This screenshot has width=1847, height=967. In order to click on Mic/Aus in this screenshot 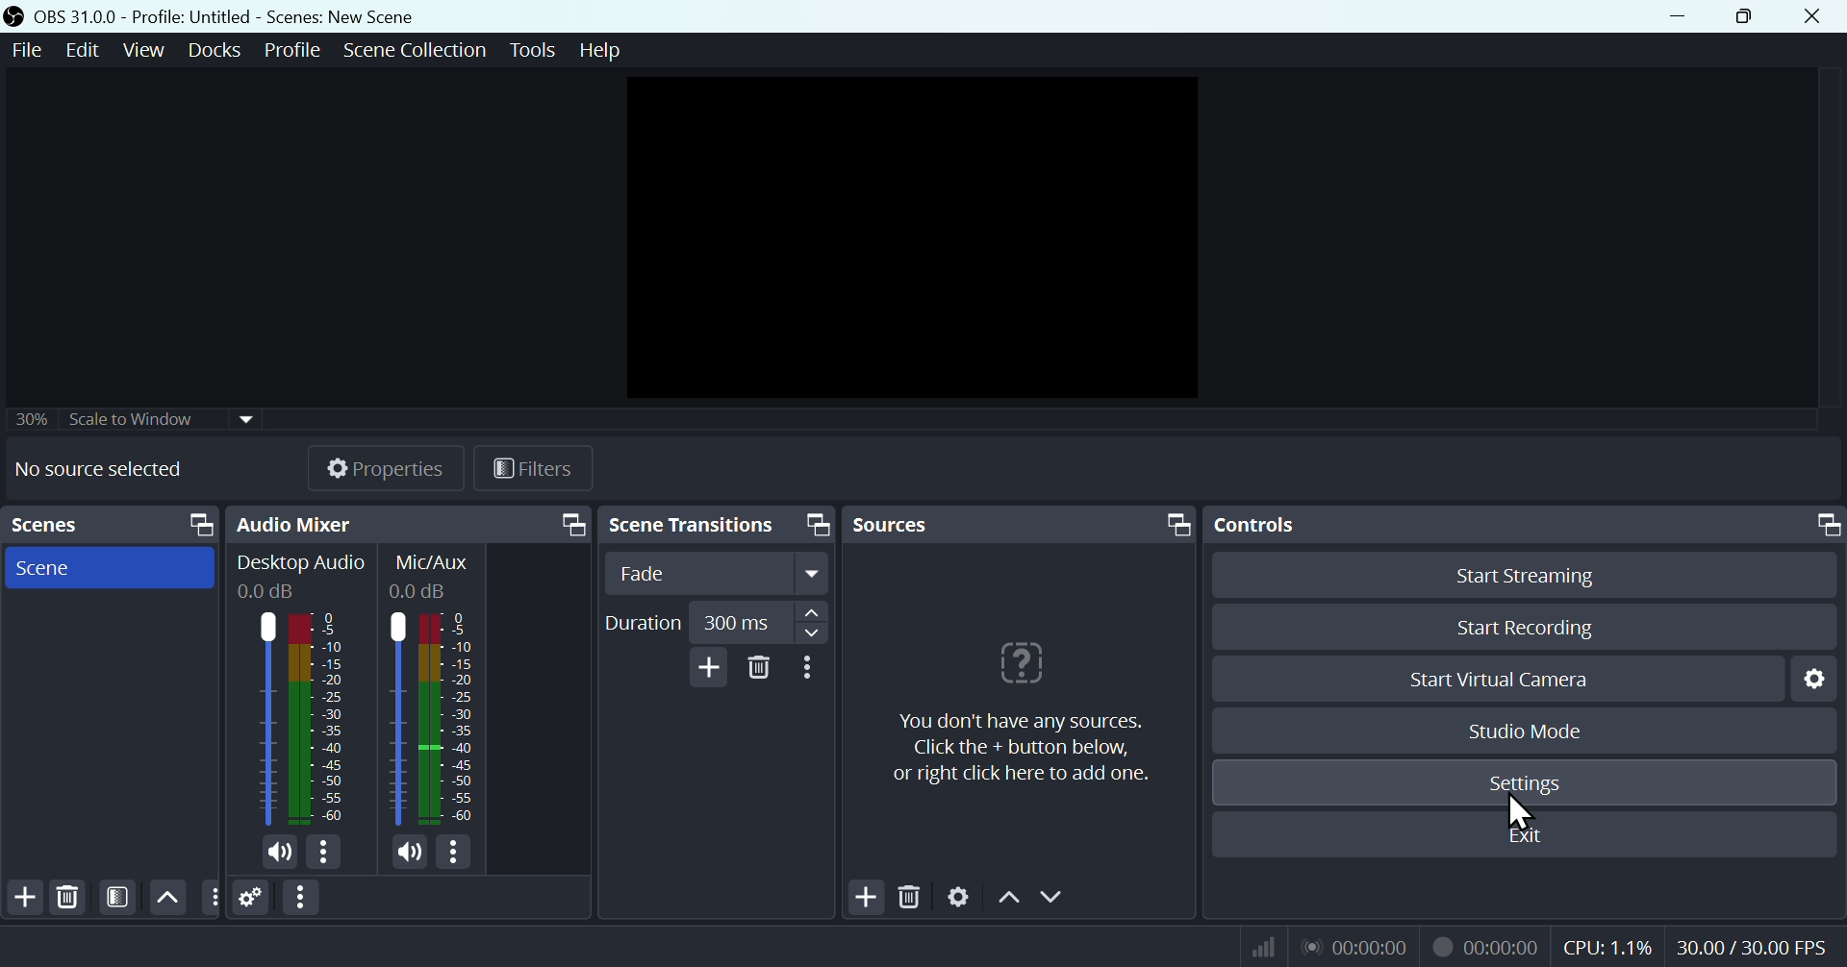, I will do `click(433, 576)`.